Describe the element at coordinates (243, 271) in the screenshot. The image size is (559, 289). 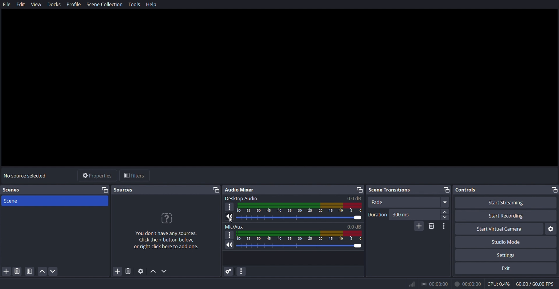
I see `configure audio settings` at that location.